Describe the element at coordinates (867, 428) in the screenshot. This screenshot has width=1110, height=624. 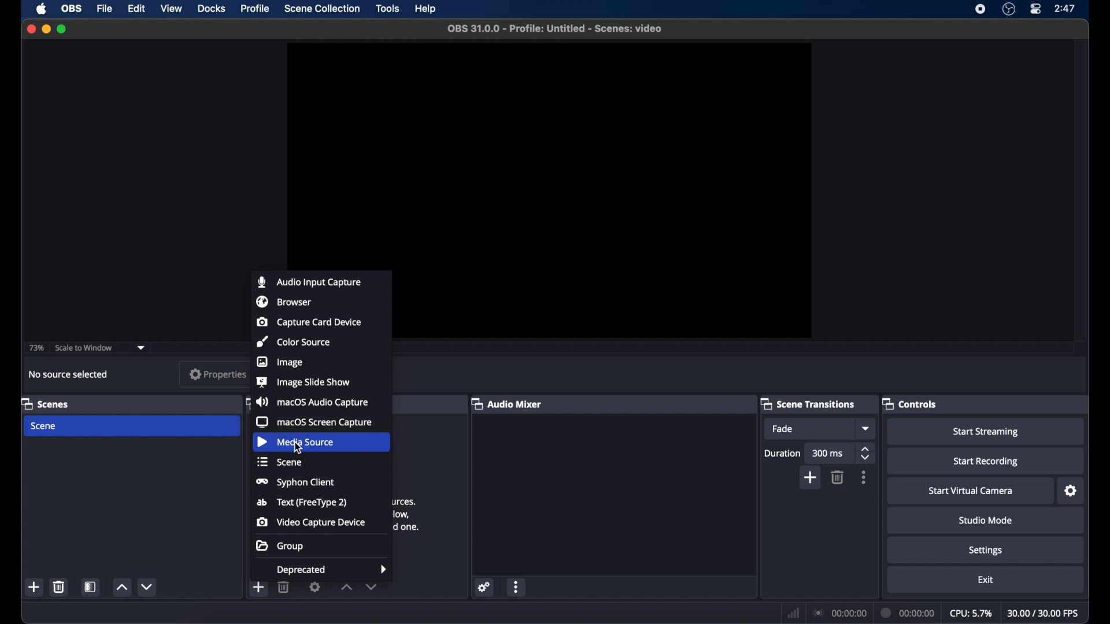
I see `dropdown` at that location.